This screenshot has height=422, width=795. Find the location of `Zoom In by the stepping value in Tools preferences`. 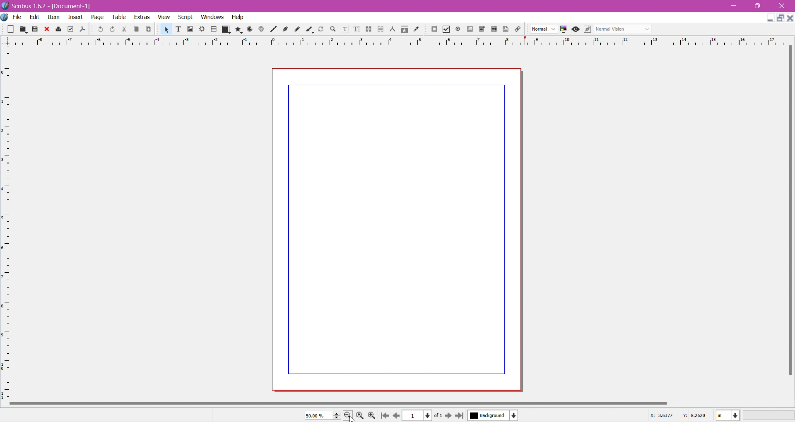

Zoom In by the stepping value in Tools preferences is located at coordinates (373, 416).